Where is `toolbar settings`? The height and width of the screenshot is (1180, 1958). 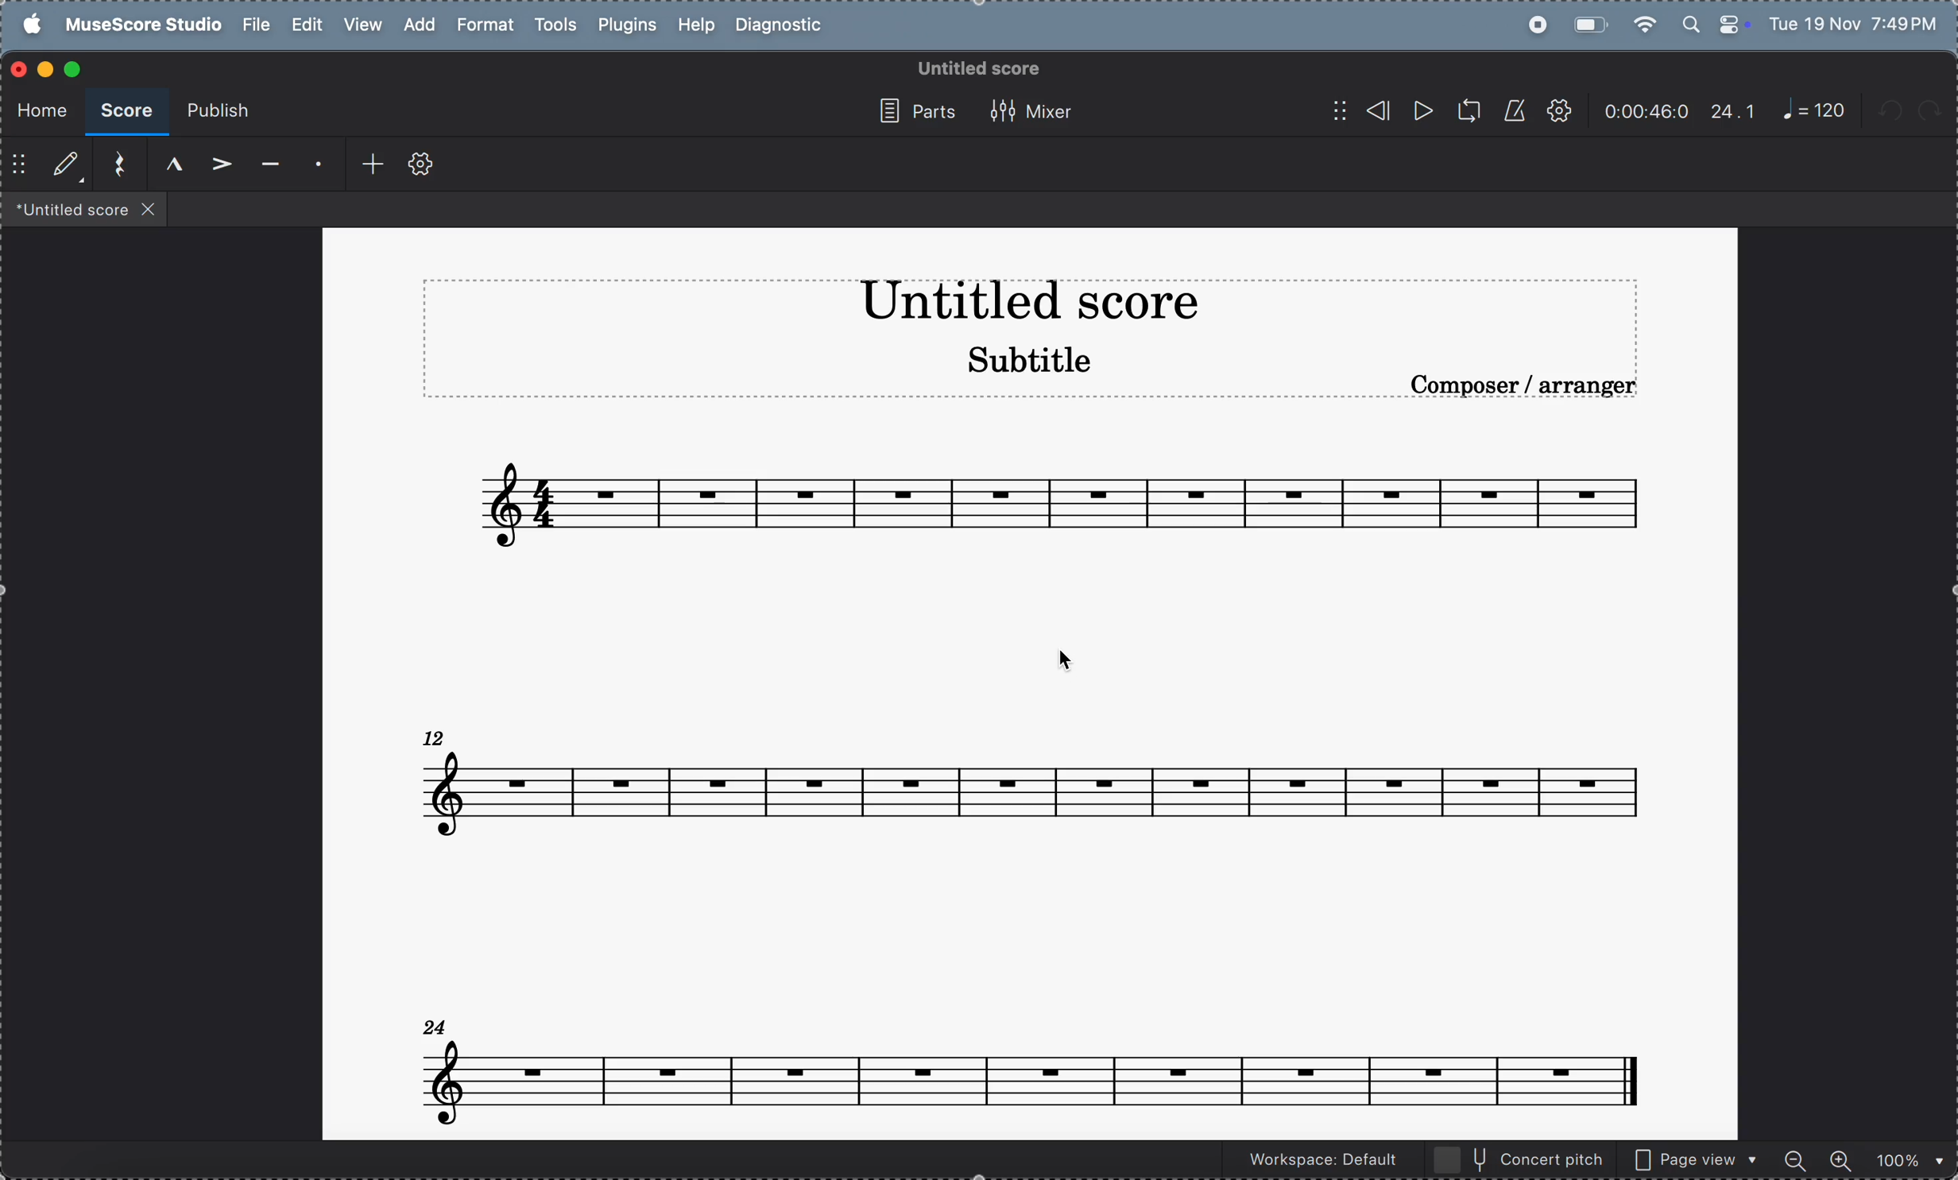 toolbar settings is located at coordinates (421, 165).